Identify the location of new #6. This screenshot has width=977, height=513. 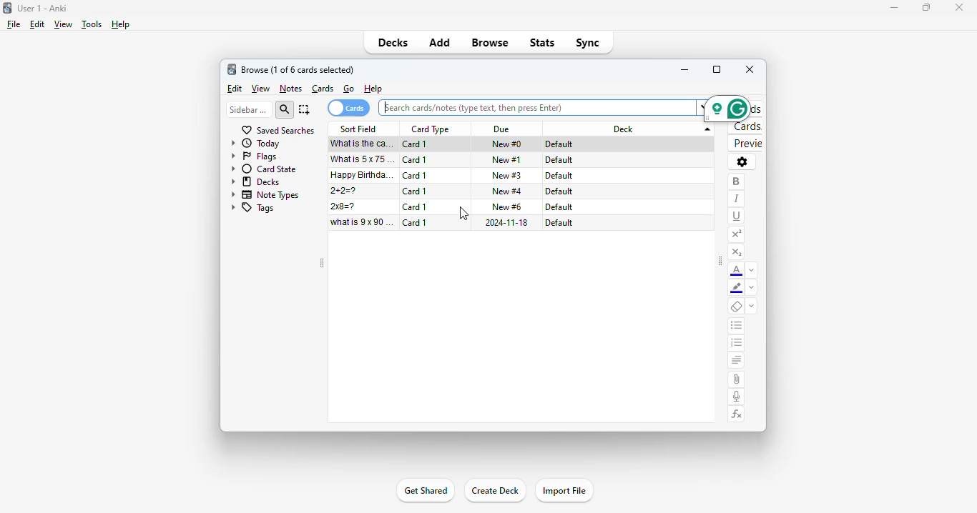
(507, 206).